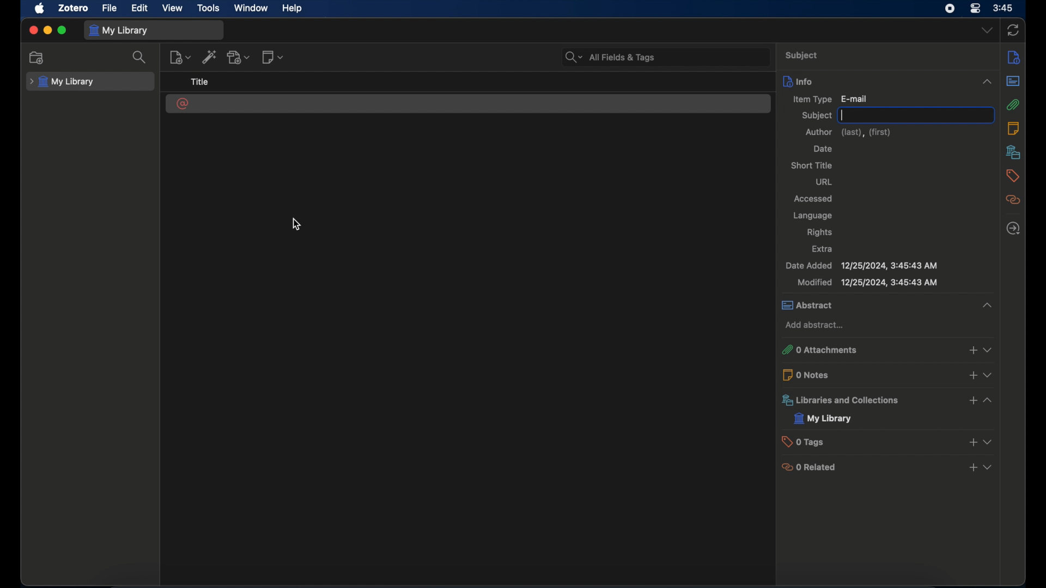 Image resolution: width=1046 pixels, height=588 pixels. I want to click on add abstract, so click(816, 325).